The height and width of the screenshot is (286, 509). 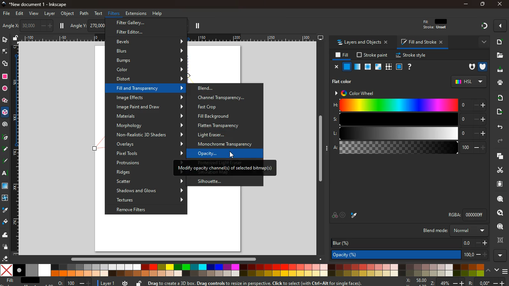 I want to click on Filter Editor, so click(x=131, y=32).